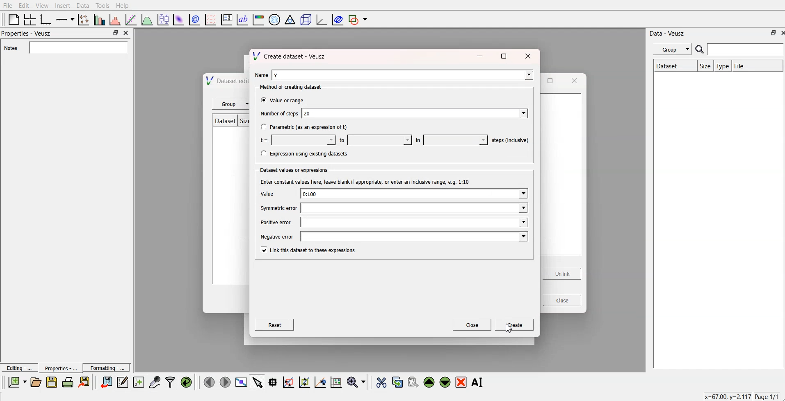  Describe the element at coordinates (42, 5) in the screenshot. I see `View` at that location.